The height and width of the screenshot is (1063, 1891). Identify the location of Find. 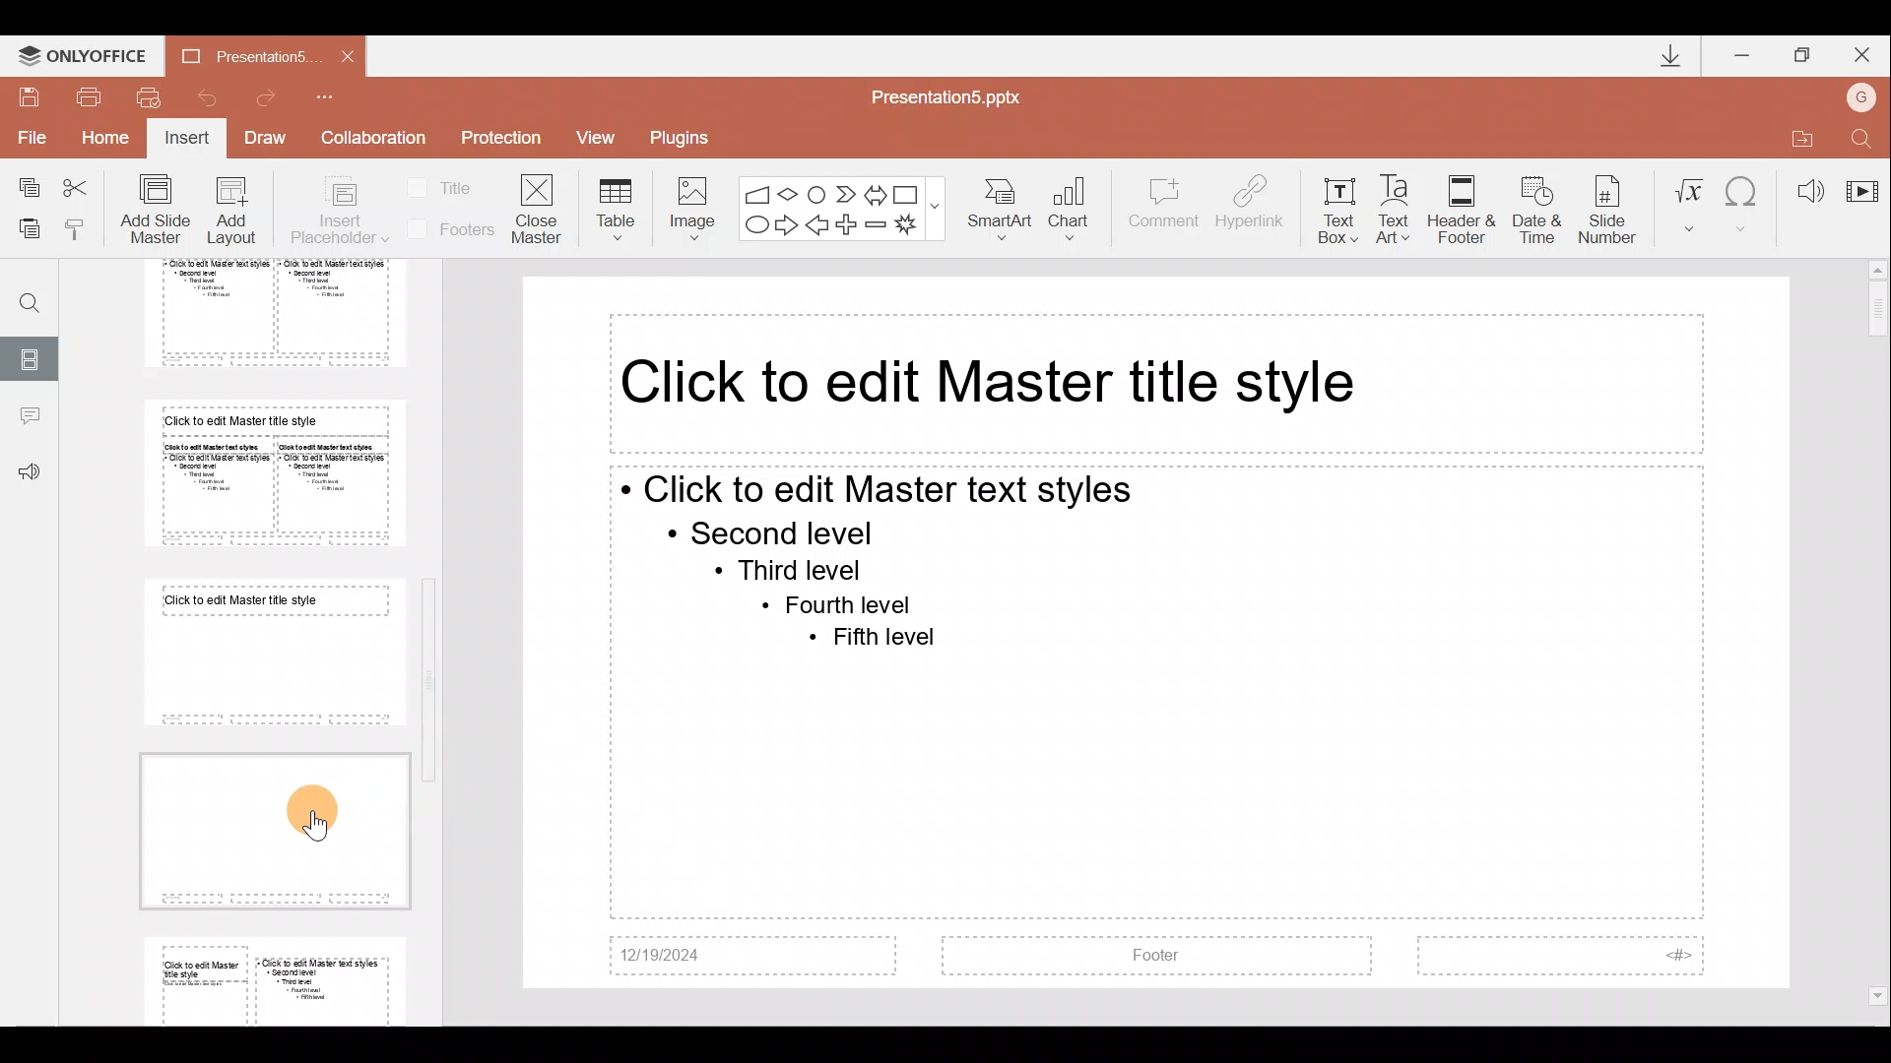
(1863, 135).